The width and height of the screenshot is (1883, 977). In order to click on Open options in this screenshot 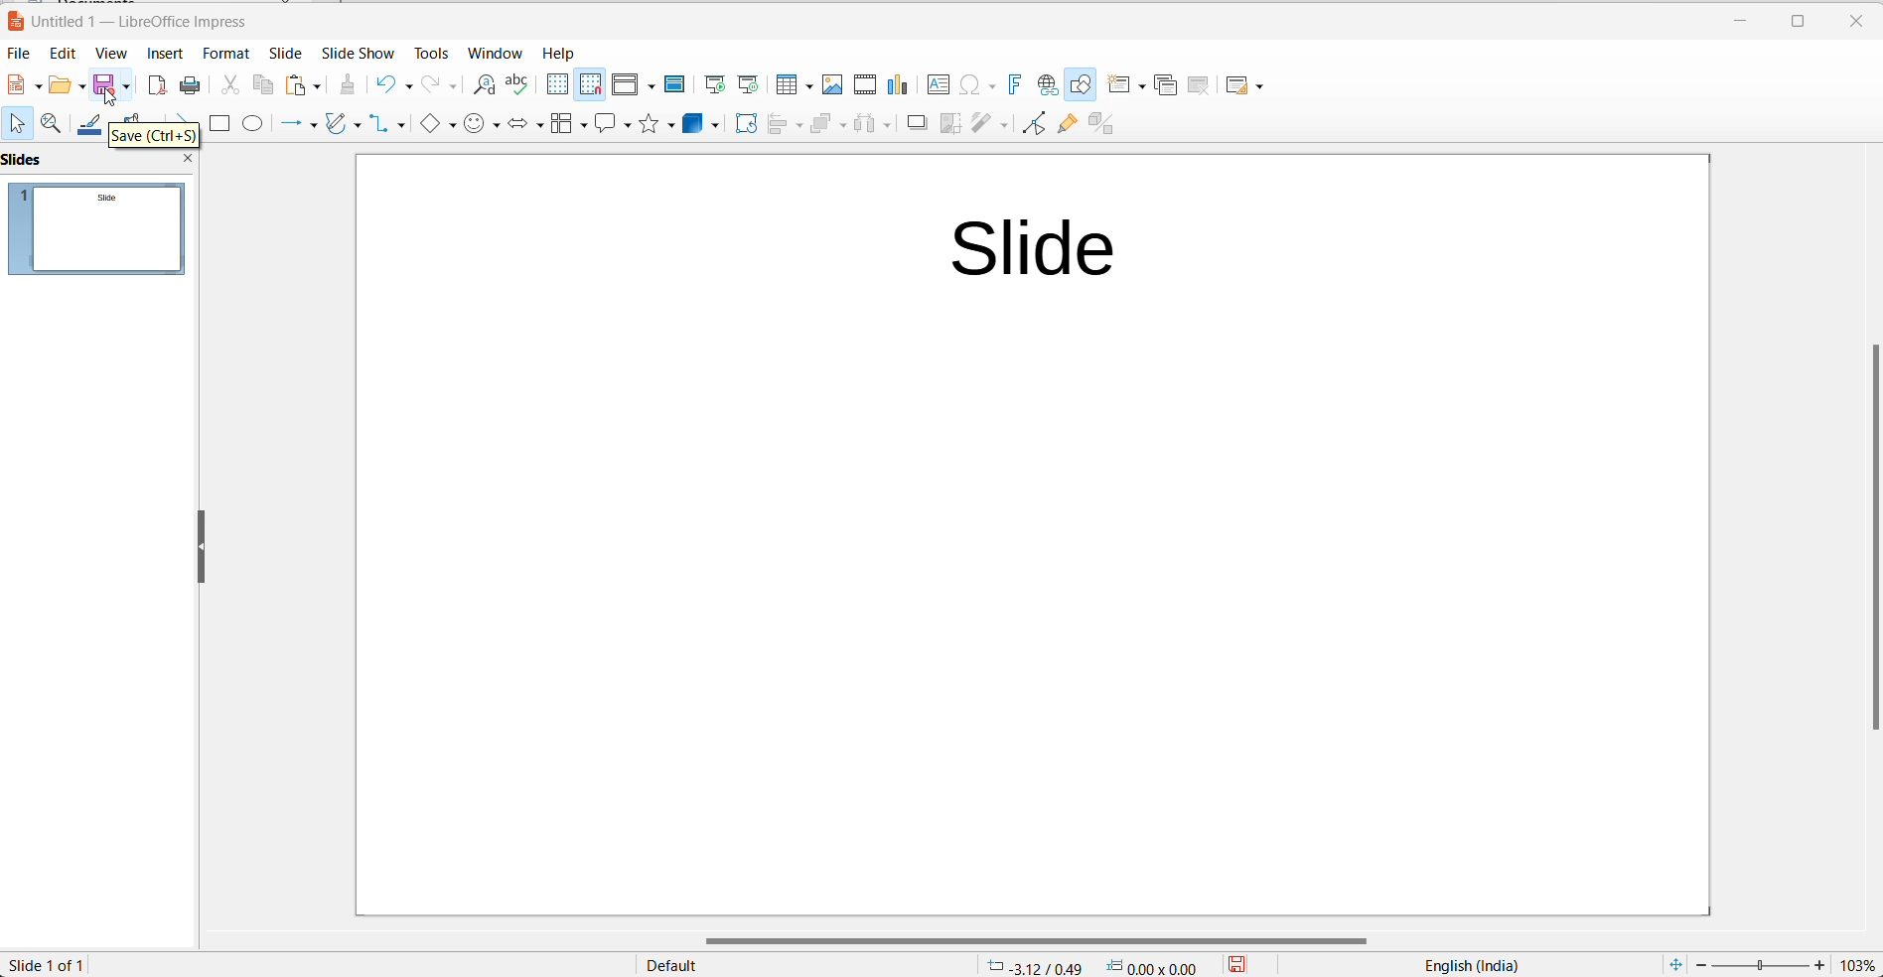, I will do `click(68, 86)`.